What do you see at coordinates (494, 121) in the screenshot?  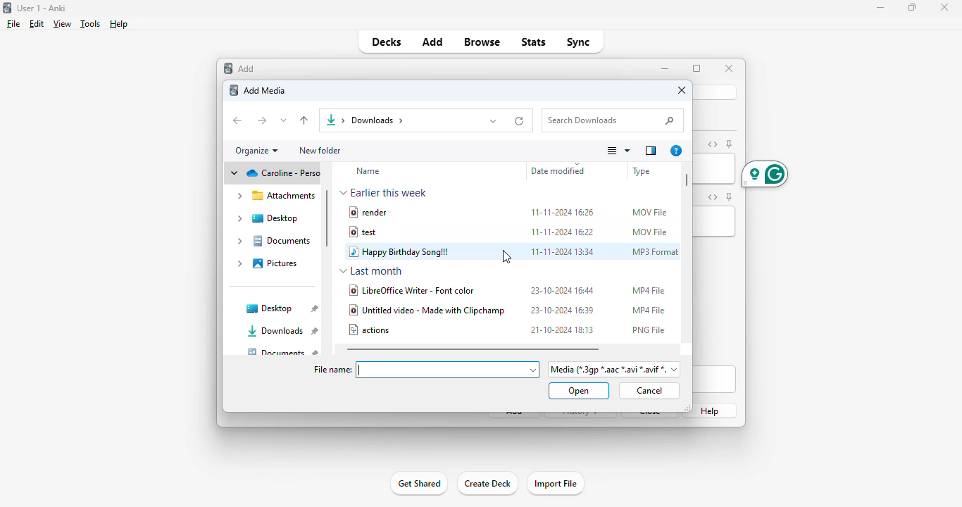 I see `previous locations` at bounding box center [494, 121].